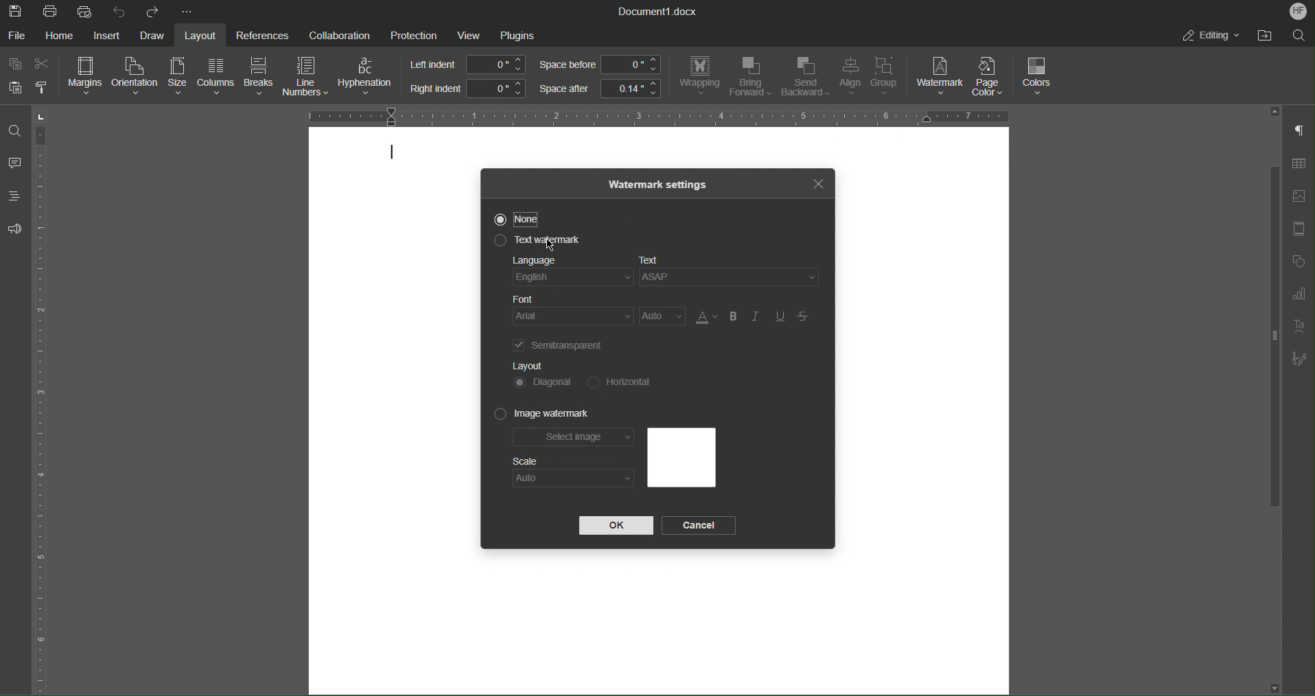  Describe the element at coordinates (804, 317) in the screenshot. I see `Strikethrough` at that location.